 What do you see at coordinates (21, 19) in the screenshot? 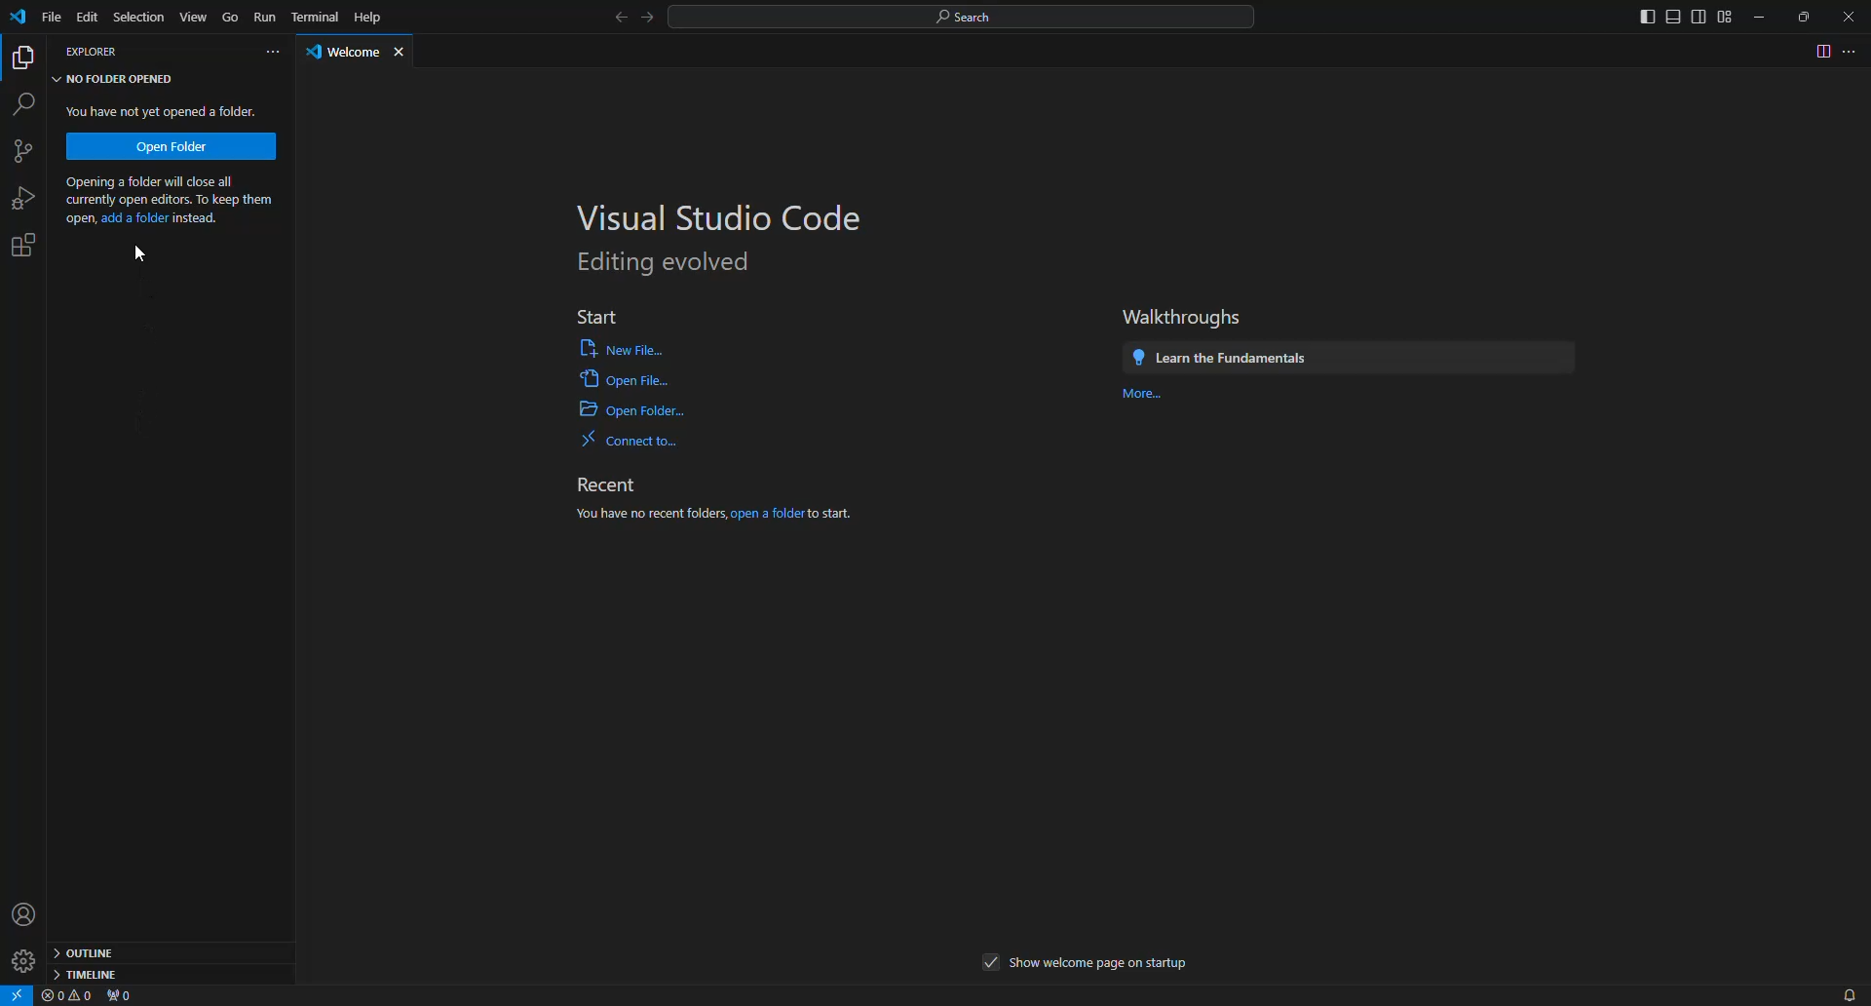
I see `vs code` at bounding box center [21, 19].